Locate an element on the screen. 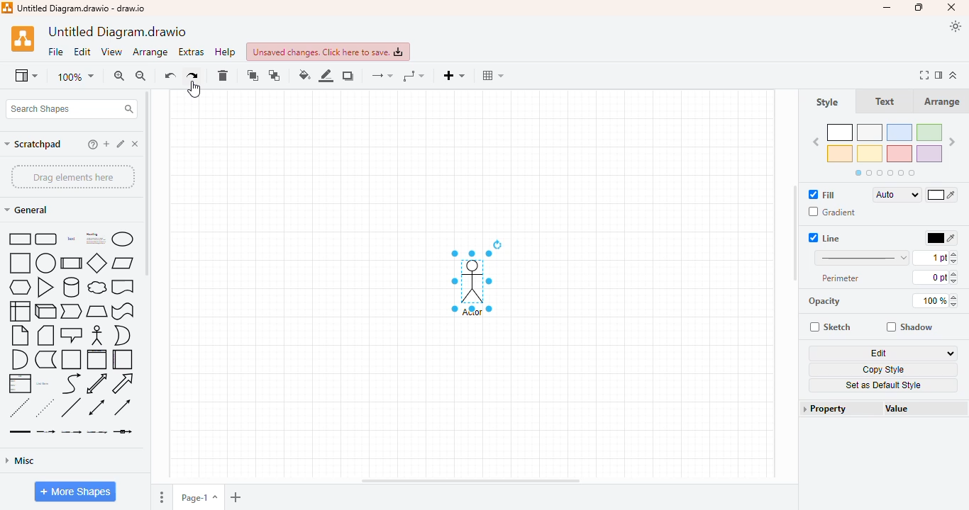  shape color is located at coordinates (885, 149).